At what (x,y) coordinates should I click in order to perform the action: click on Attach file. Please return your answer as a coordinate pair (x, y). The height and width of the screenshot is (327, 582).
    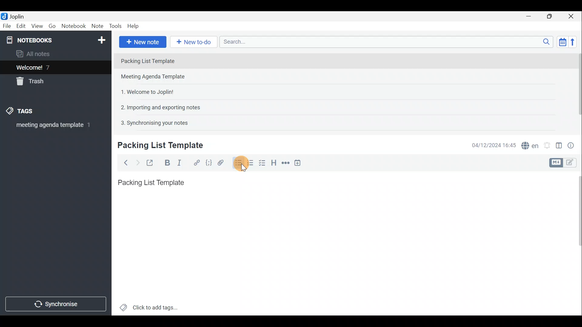
    Looking at the image, I should click on (221, 162).